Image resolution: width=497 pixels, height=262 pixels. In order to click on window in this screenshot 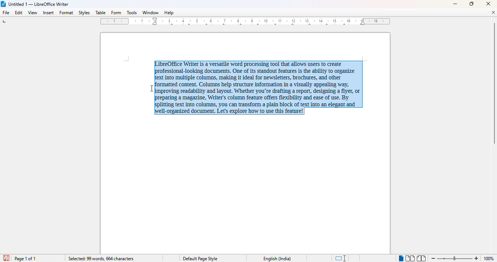, I will do `click(150, 12)`.